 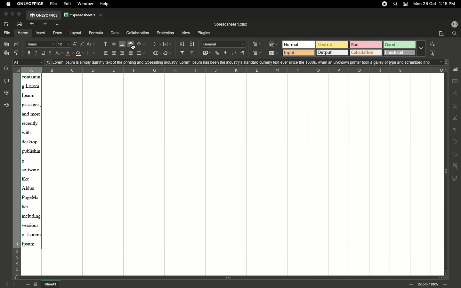 What do you see at coordinates (455, 155) in the screenshot?
I see `pivot` at bounding box center [455, 155].